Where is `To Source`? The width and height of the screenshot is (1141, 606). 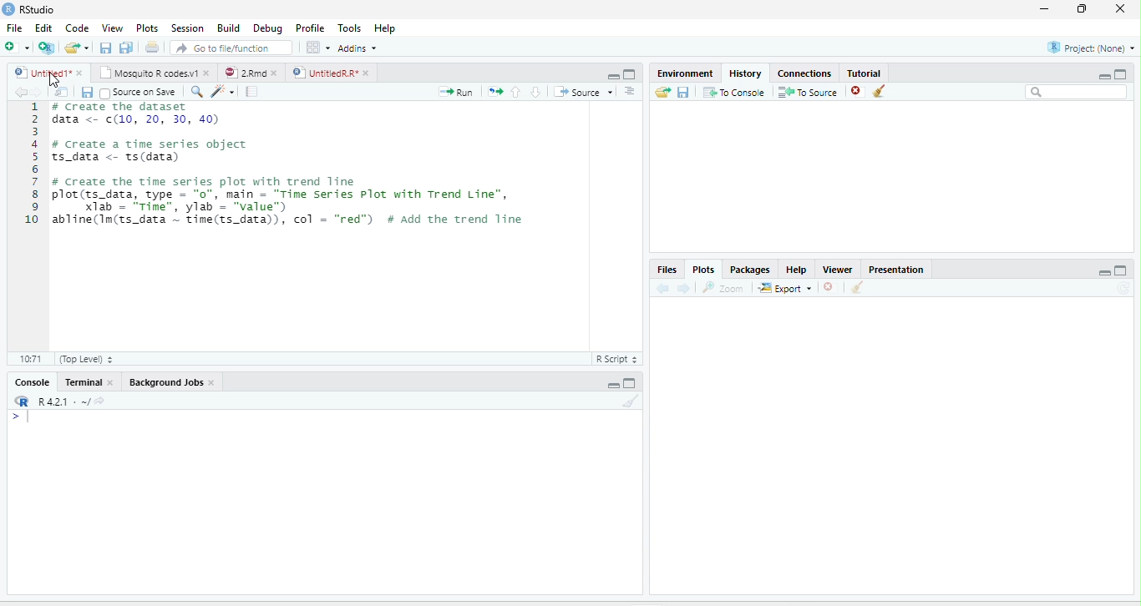 To Source is located at coordinates (807, 92).